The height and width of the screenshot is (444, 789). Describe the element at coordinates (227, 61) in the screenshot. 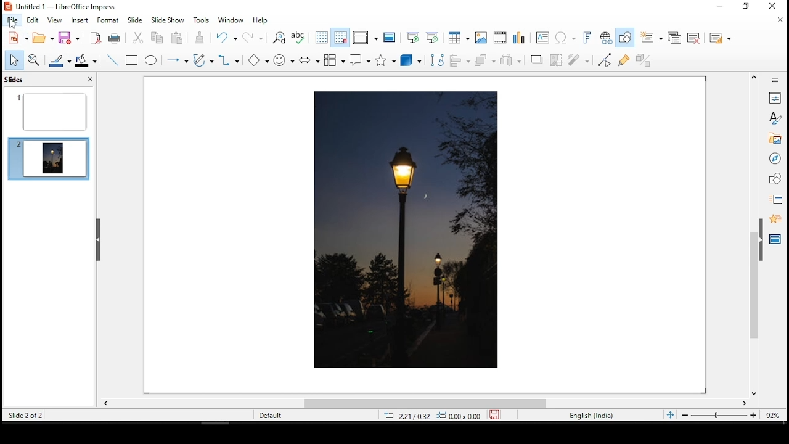

I see `connectors` at that location.